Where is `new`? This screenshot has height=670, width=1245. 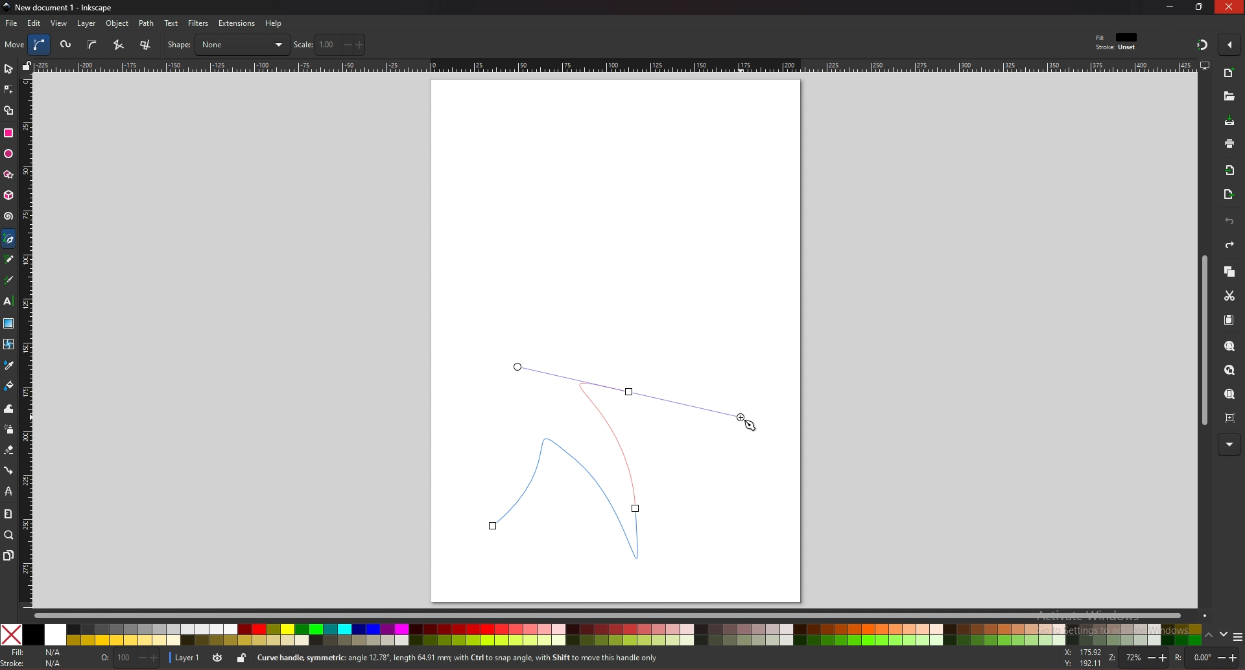
new is located at coordinates (1228, 97).